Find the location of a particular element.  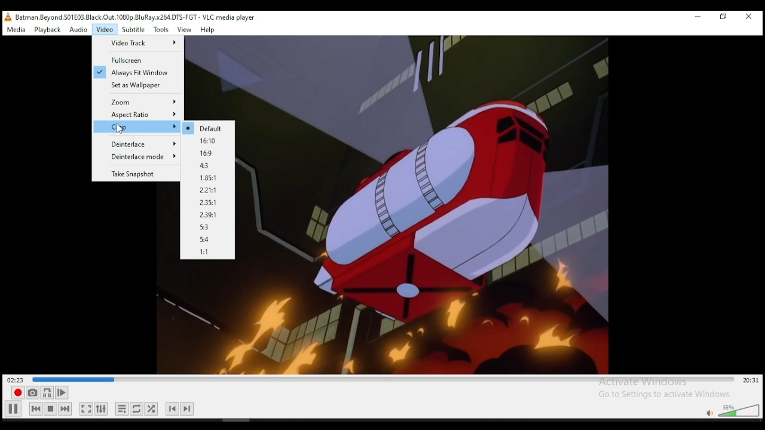

Default is located at coordinates (210, 128).